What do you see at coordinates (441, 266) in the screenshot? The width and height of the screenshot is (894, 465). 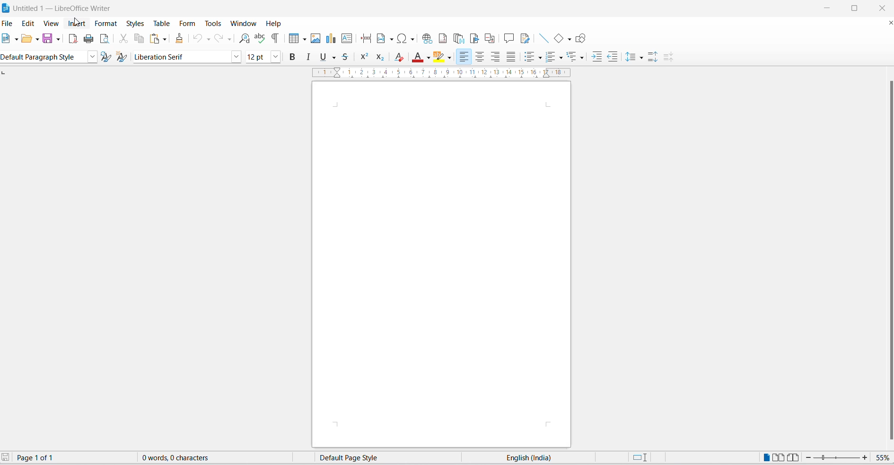 I see `page` at bounding box center [441, 266].